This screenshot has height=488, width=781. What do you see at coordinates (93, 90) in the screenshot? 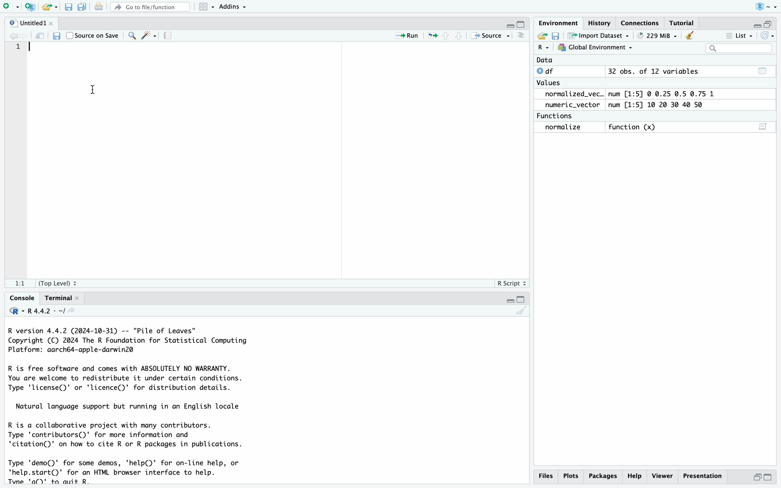
I see `cursor` at bounding box center [93, 90].